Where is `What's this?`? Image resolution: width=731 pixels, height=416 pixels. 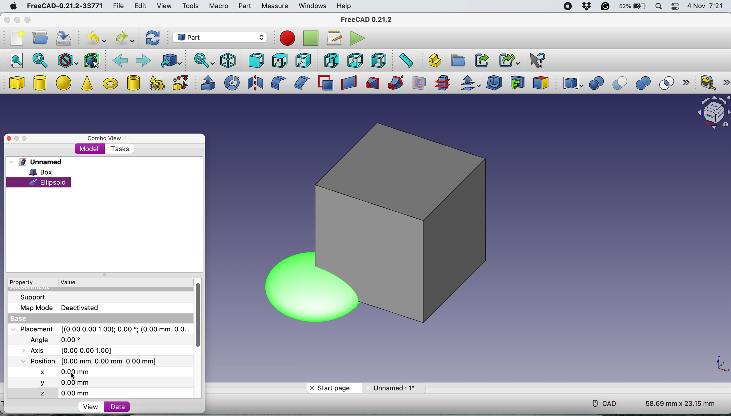
What's this? is located at coordinates (536, 60).